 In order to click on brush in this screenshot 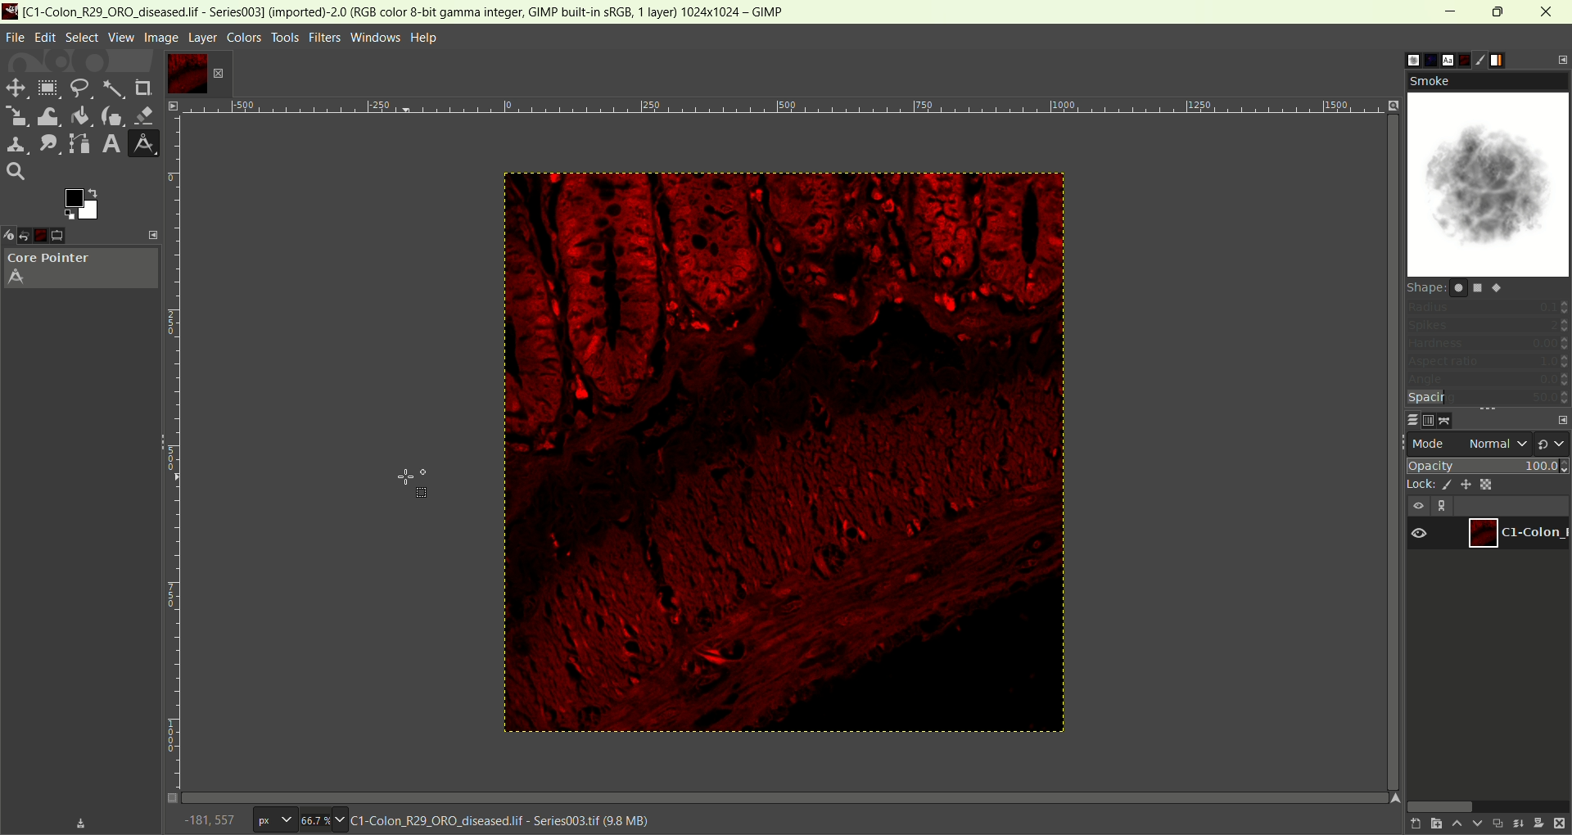, I will do `click(1487, 58)`.